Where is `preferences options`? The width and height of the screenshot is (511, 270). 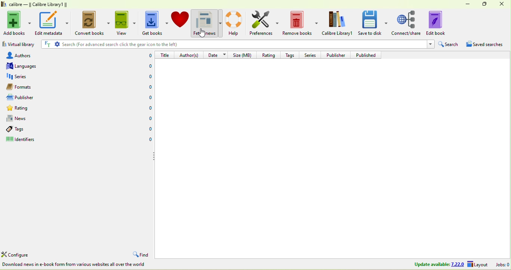 preferences options is located at coordinates (278, 23).